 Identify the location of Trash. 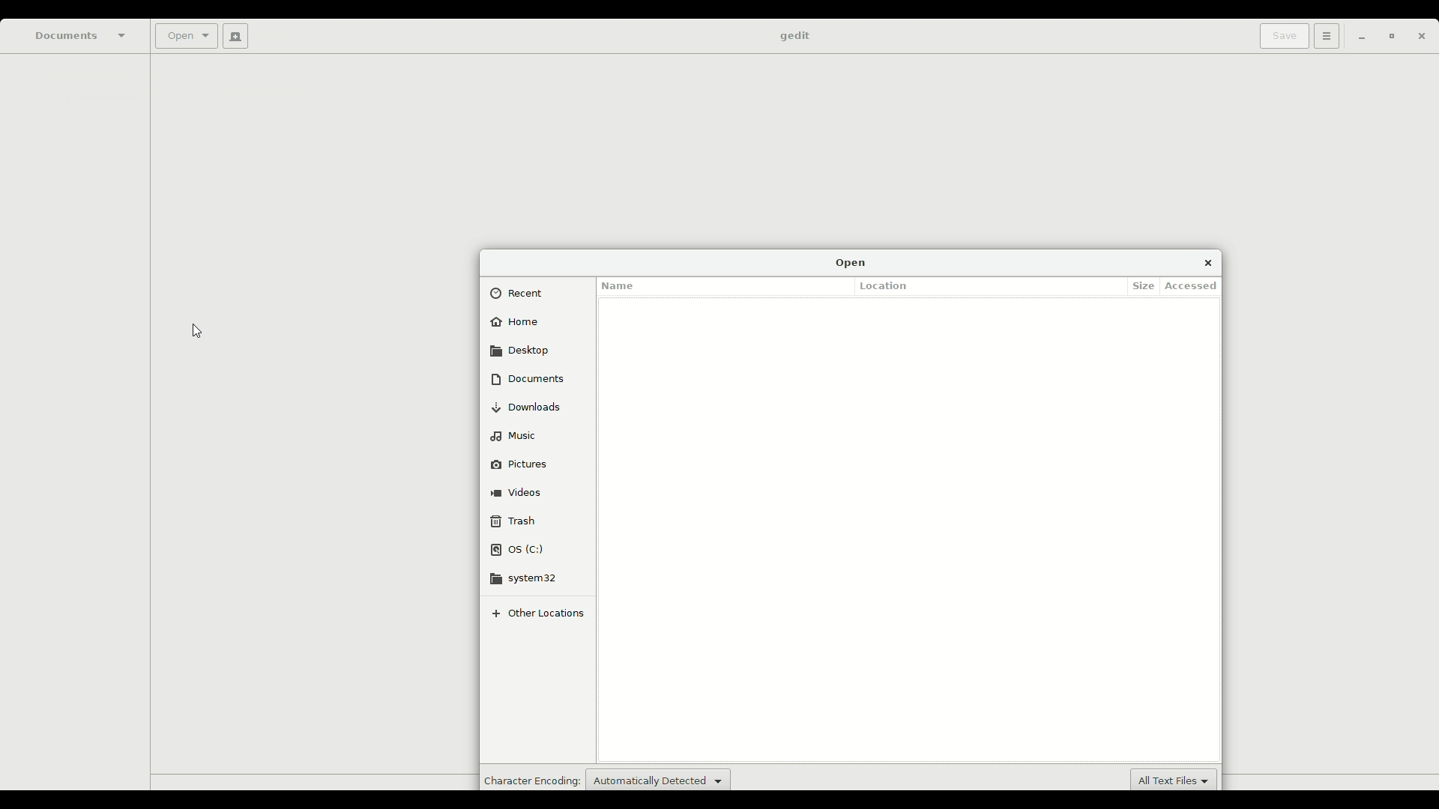
(514, 521).